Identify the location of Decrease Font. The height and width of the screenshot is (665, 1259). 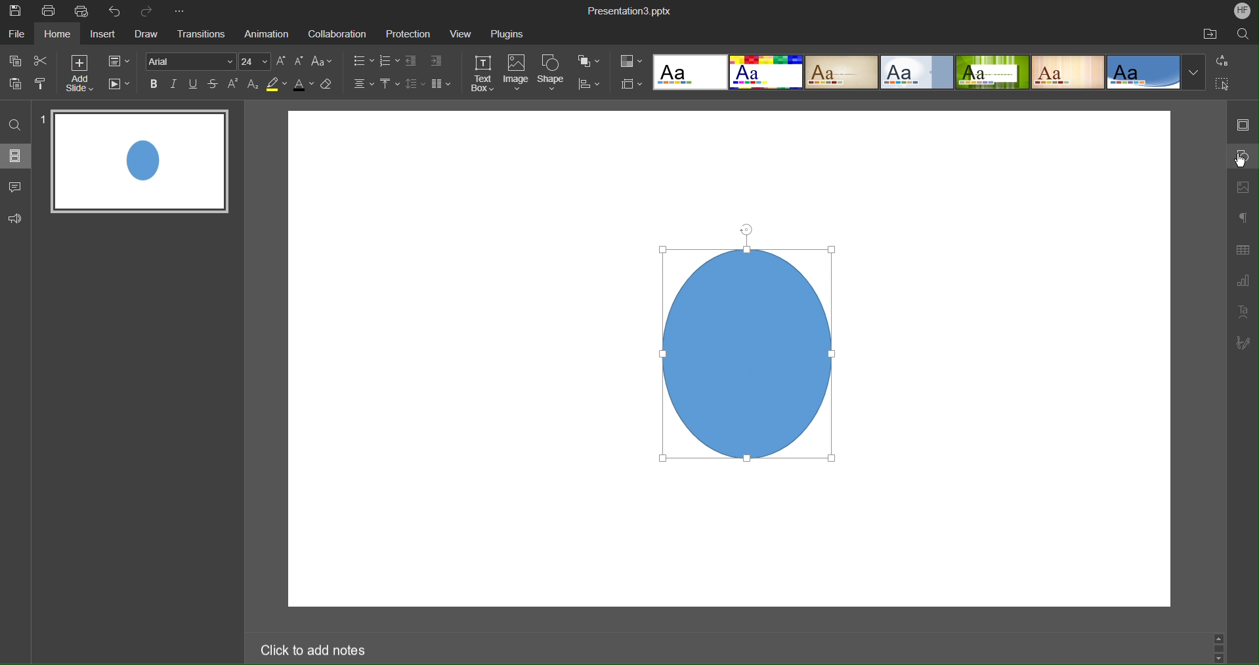
(300, 62).